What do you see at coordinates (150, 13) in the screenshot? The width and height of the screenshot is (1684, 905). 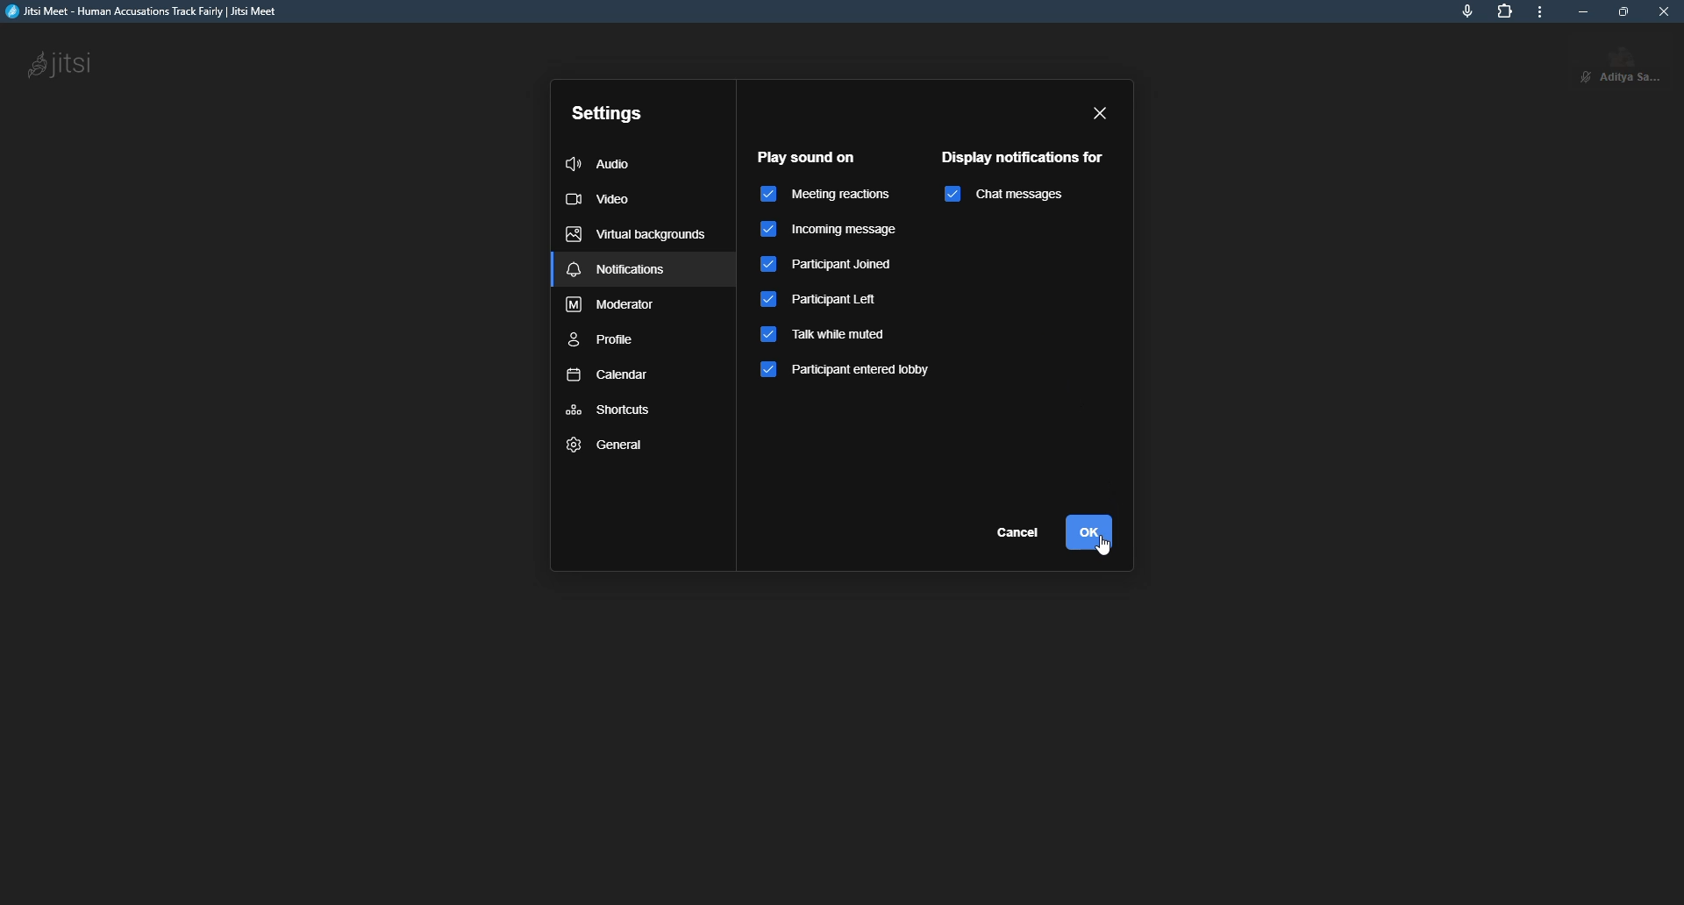 I see `jitsi` at bounding box center [150, 13].